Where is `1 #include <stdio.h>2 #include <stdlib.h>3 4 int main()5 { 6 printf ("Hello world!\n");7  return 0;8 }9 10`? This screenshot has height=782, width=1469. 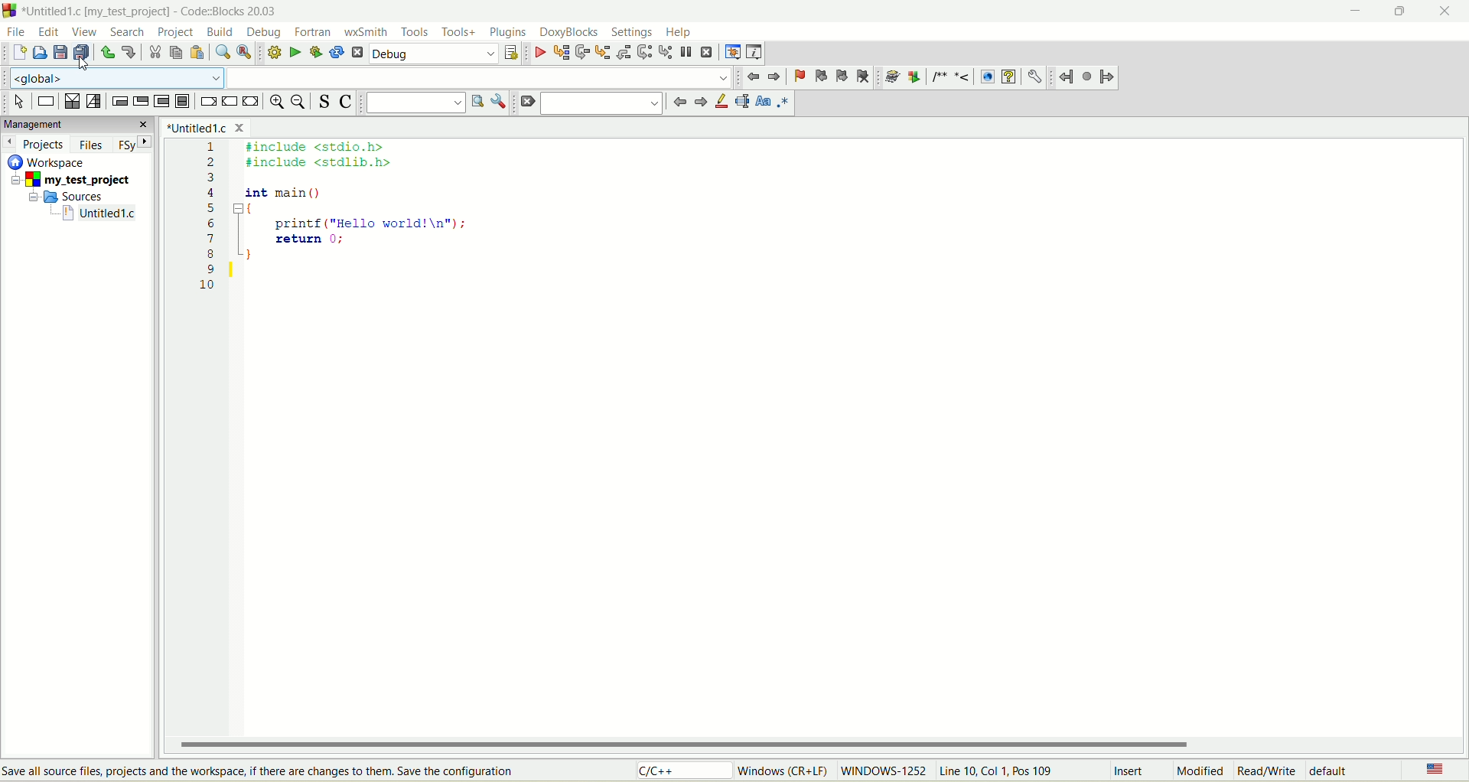
1 #include <stdio.h>2 #include <stdlib.h>3 4 int main()5 { 6 printf ("Hello world!\n");7  return 0;8 }9 10 is located at coordinates (352, 223).